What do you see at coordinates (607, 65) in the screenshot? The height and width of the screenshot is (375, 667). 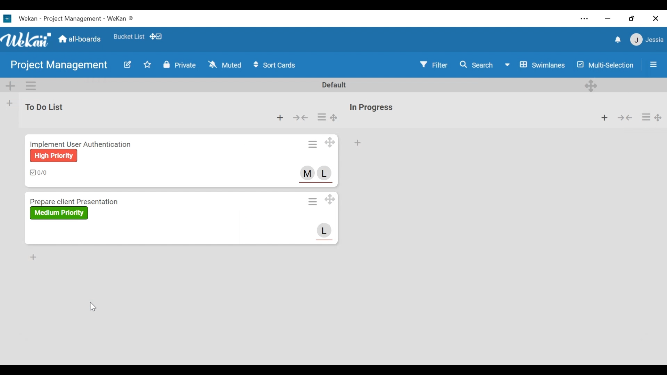 I see `Multi-Selection` at bounding box center [607, 65].